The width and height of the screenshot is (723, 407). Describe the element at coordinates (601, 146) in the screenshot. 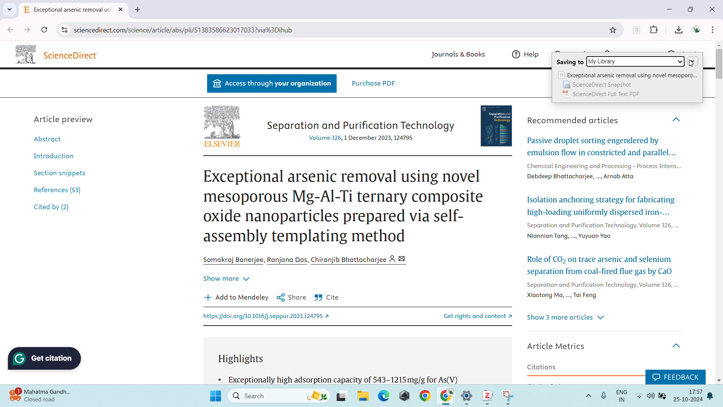

I see `Passive droplet sorting engendered by emulsion flow in constricted and parallel...` at that location.